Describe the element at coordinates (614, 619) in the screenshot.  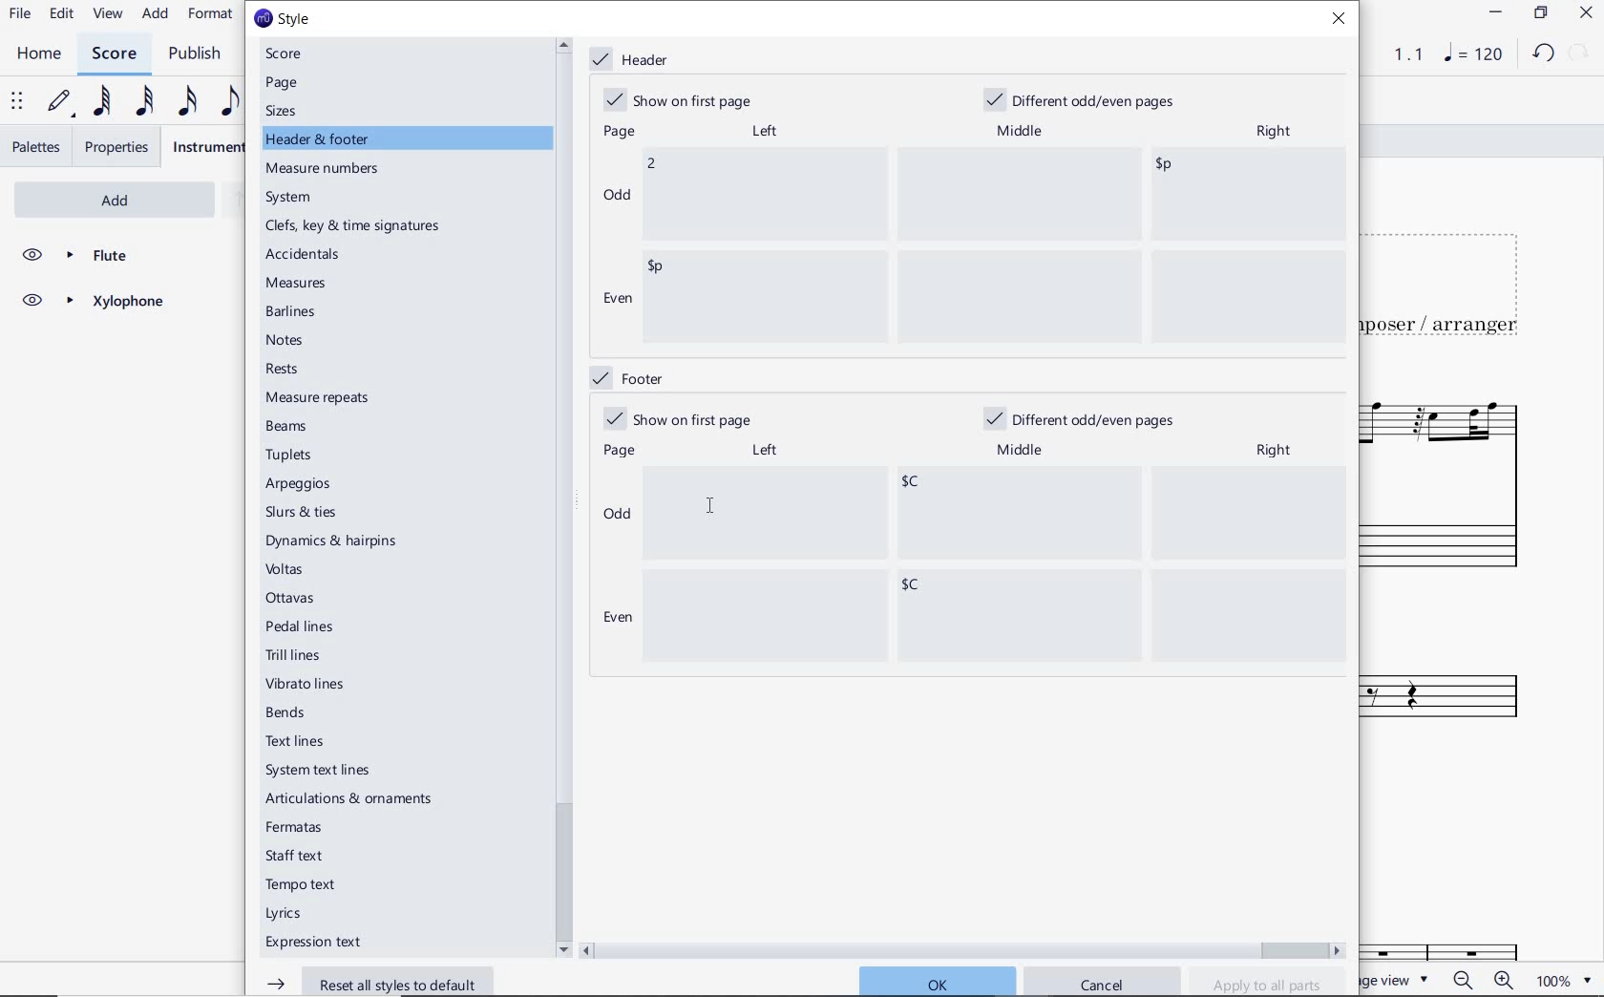
I see `even` at that location.